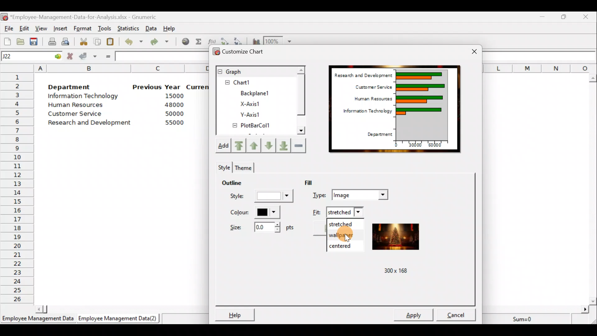  Describe the element at coordinates (20, 41) in the screenshot. I see `Open a file` at that location.